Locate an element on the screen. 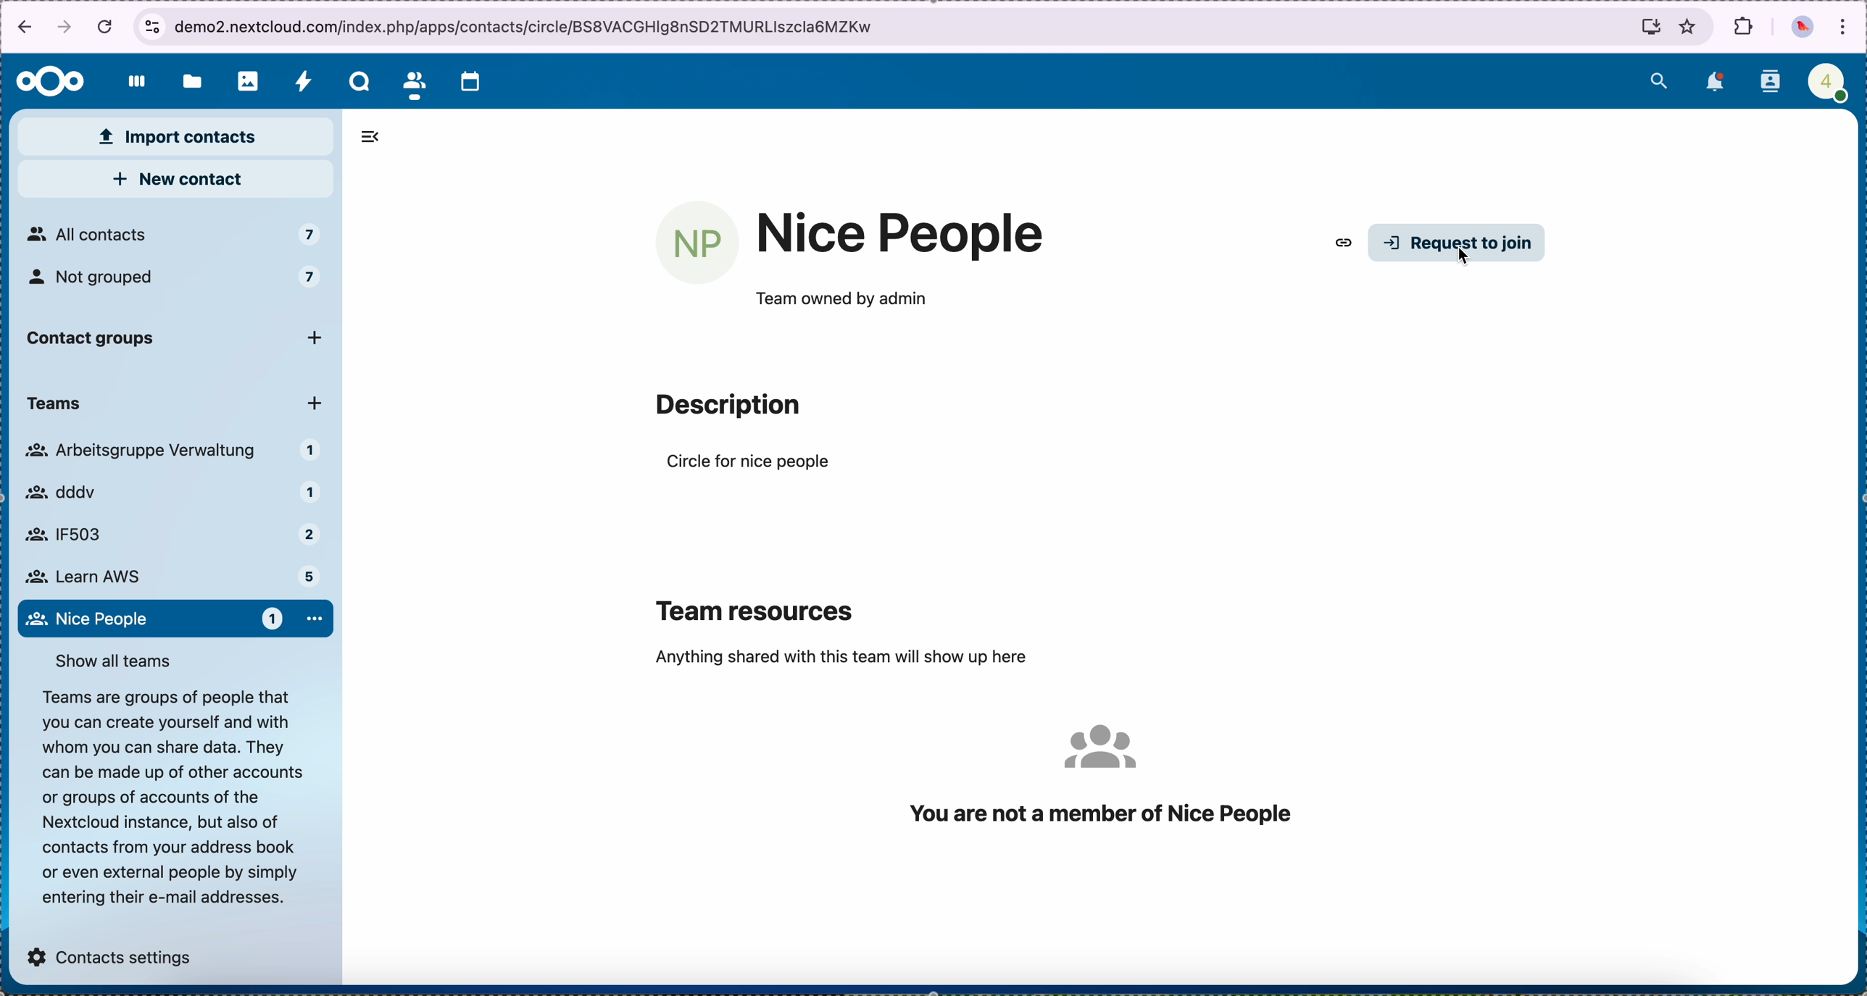 Image resolution: width=1867 pixels, height=996 pixels. nice people team is located at coordinates (175, 619).